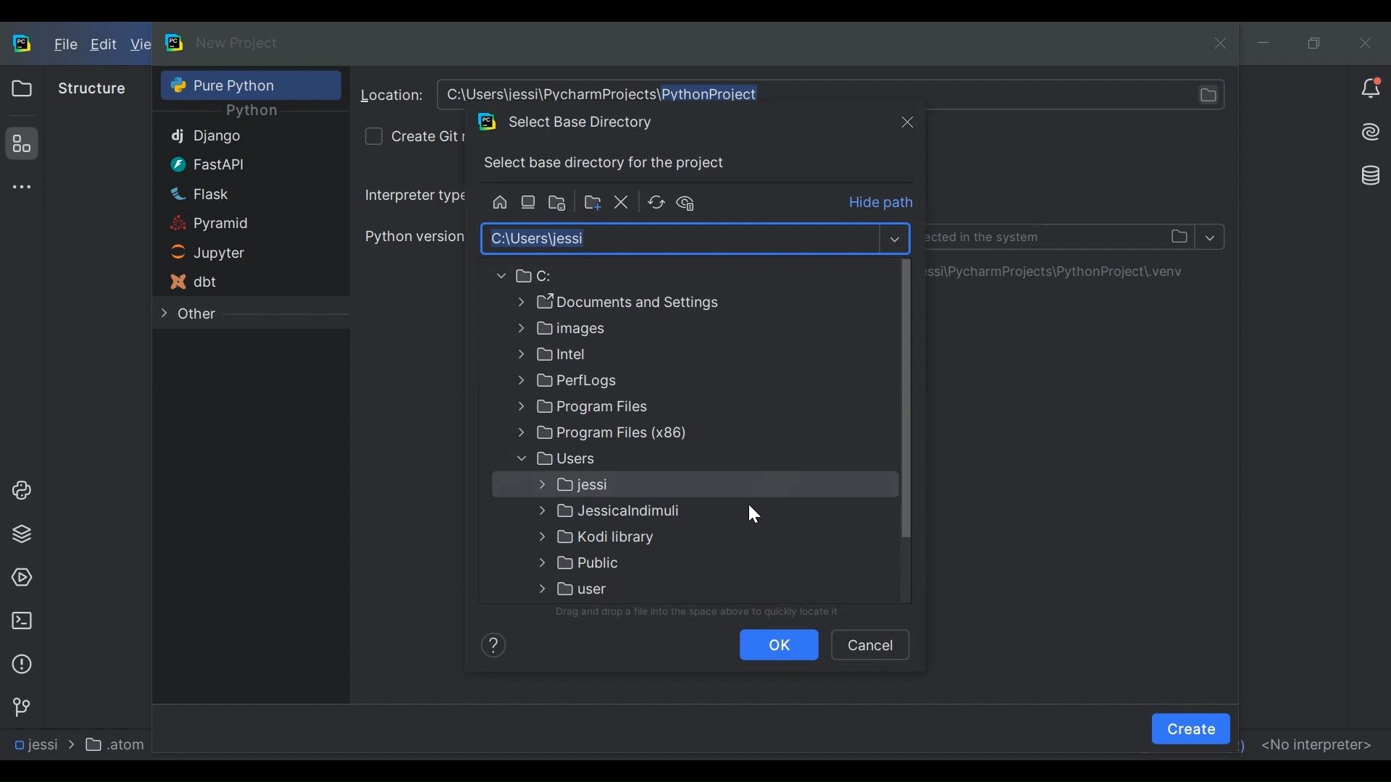  I want to click on close, so click(1224, 42).